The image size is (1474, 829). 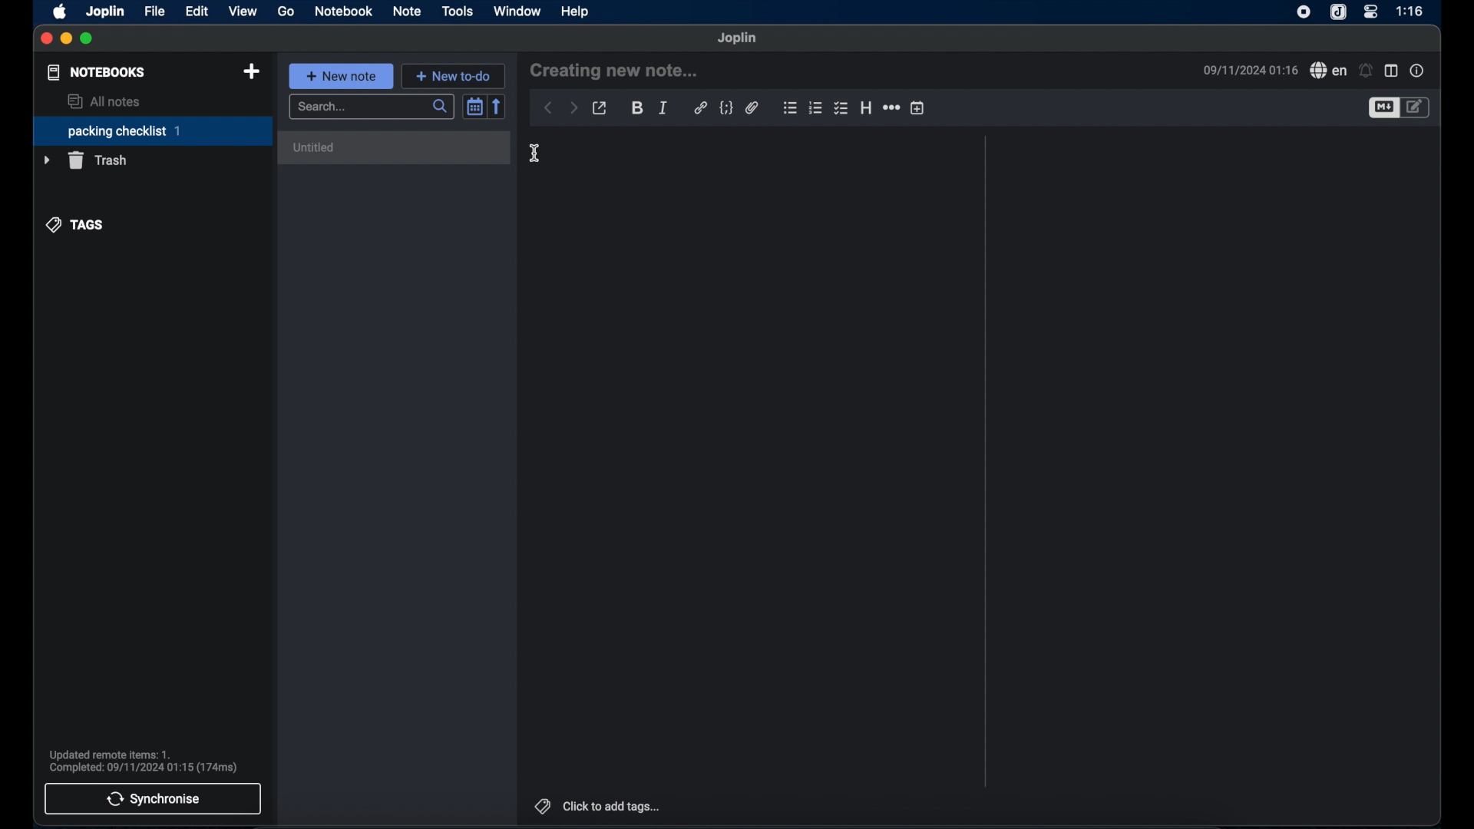 I want to click on set alarm, so click(x=1366, y=70).